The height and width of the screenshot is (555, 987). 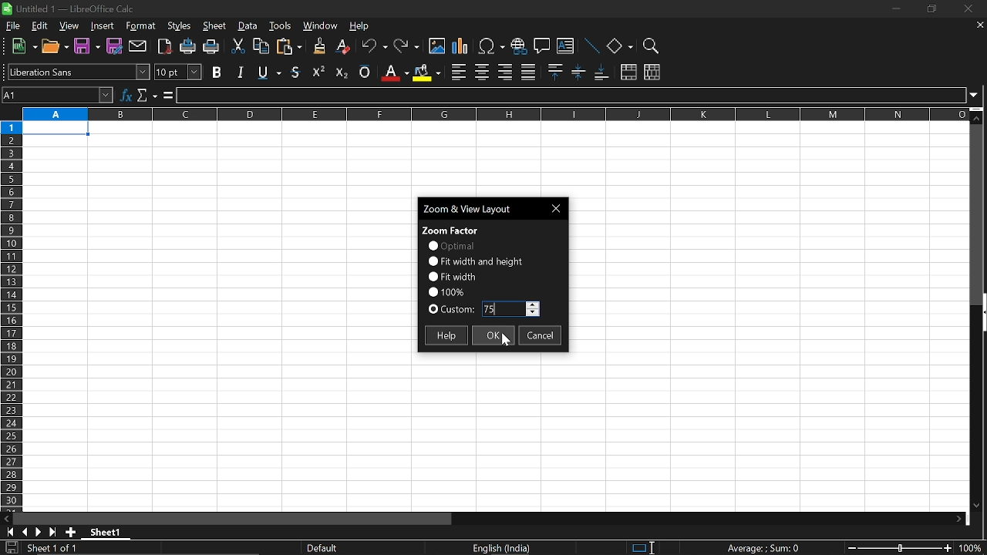 What do you see at coordinates (188, 48) in the screenshot?
I see `print directly` at bounding box center [188, 48].